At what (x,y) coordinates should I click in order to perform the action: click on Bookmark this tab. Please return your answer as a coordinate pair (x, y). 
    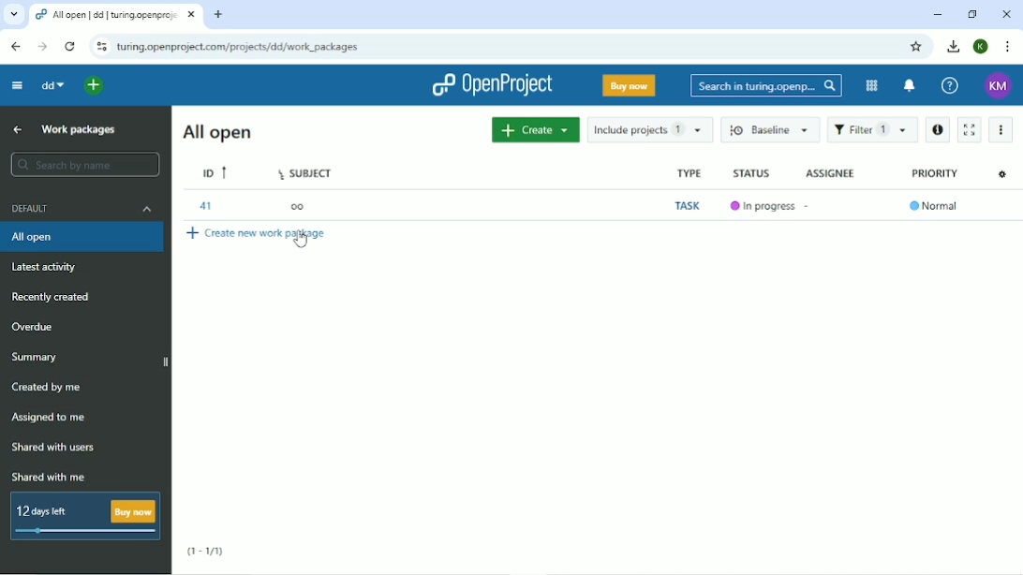
    Looking at the image, I should click on (917, 47).